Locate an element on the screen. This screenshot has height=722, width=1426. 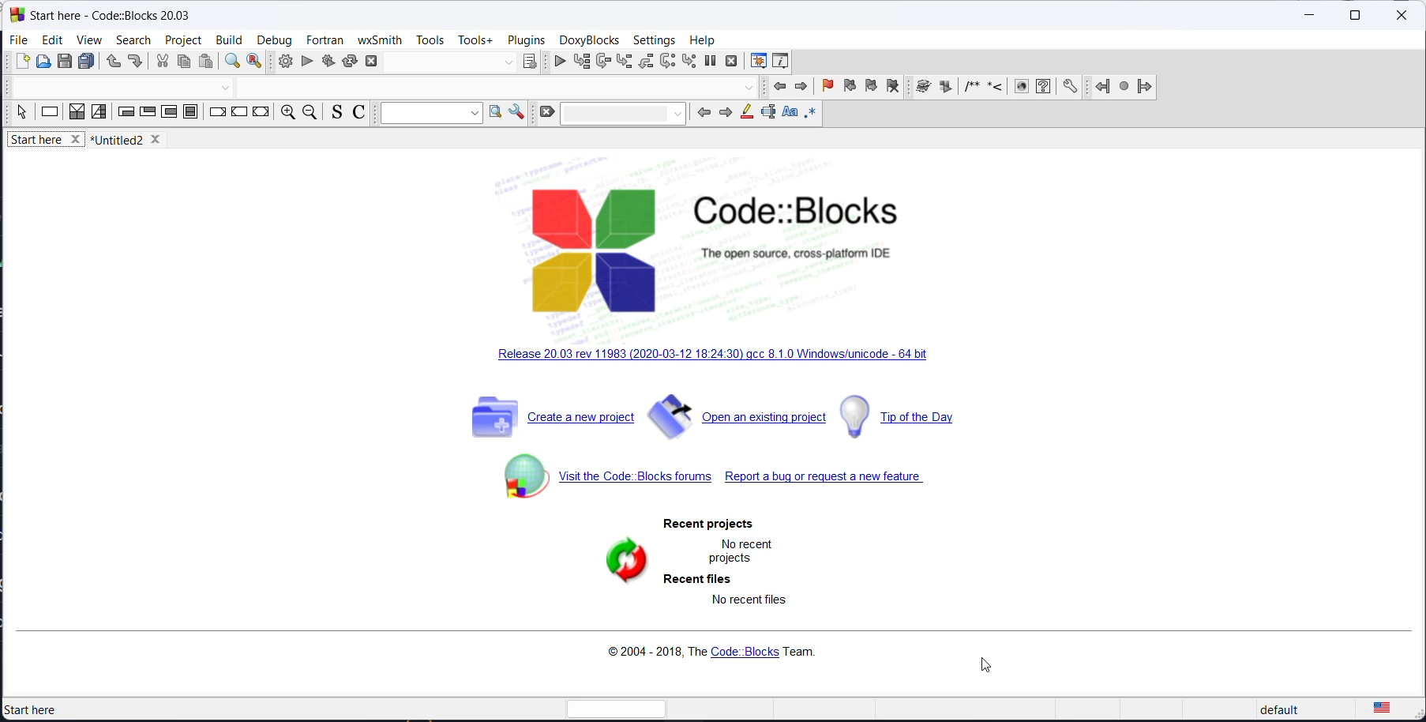
debug/continue is located at coordinates (556, 62).